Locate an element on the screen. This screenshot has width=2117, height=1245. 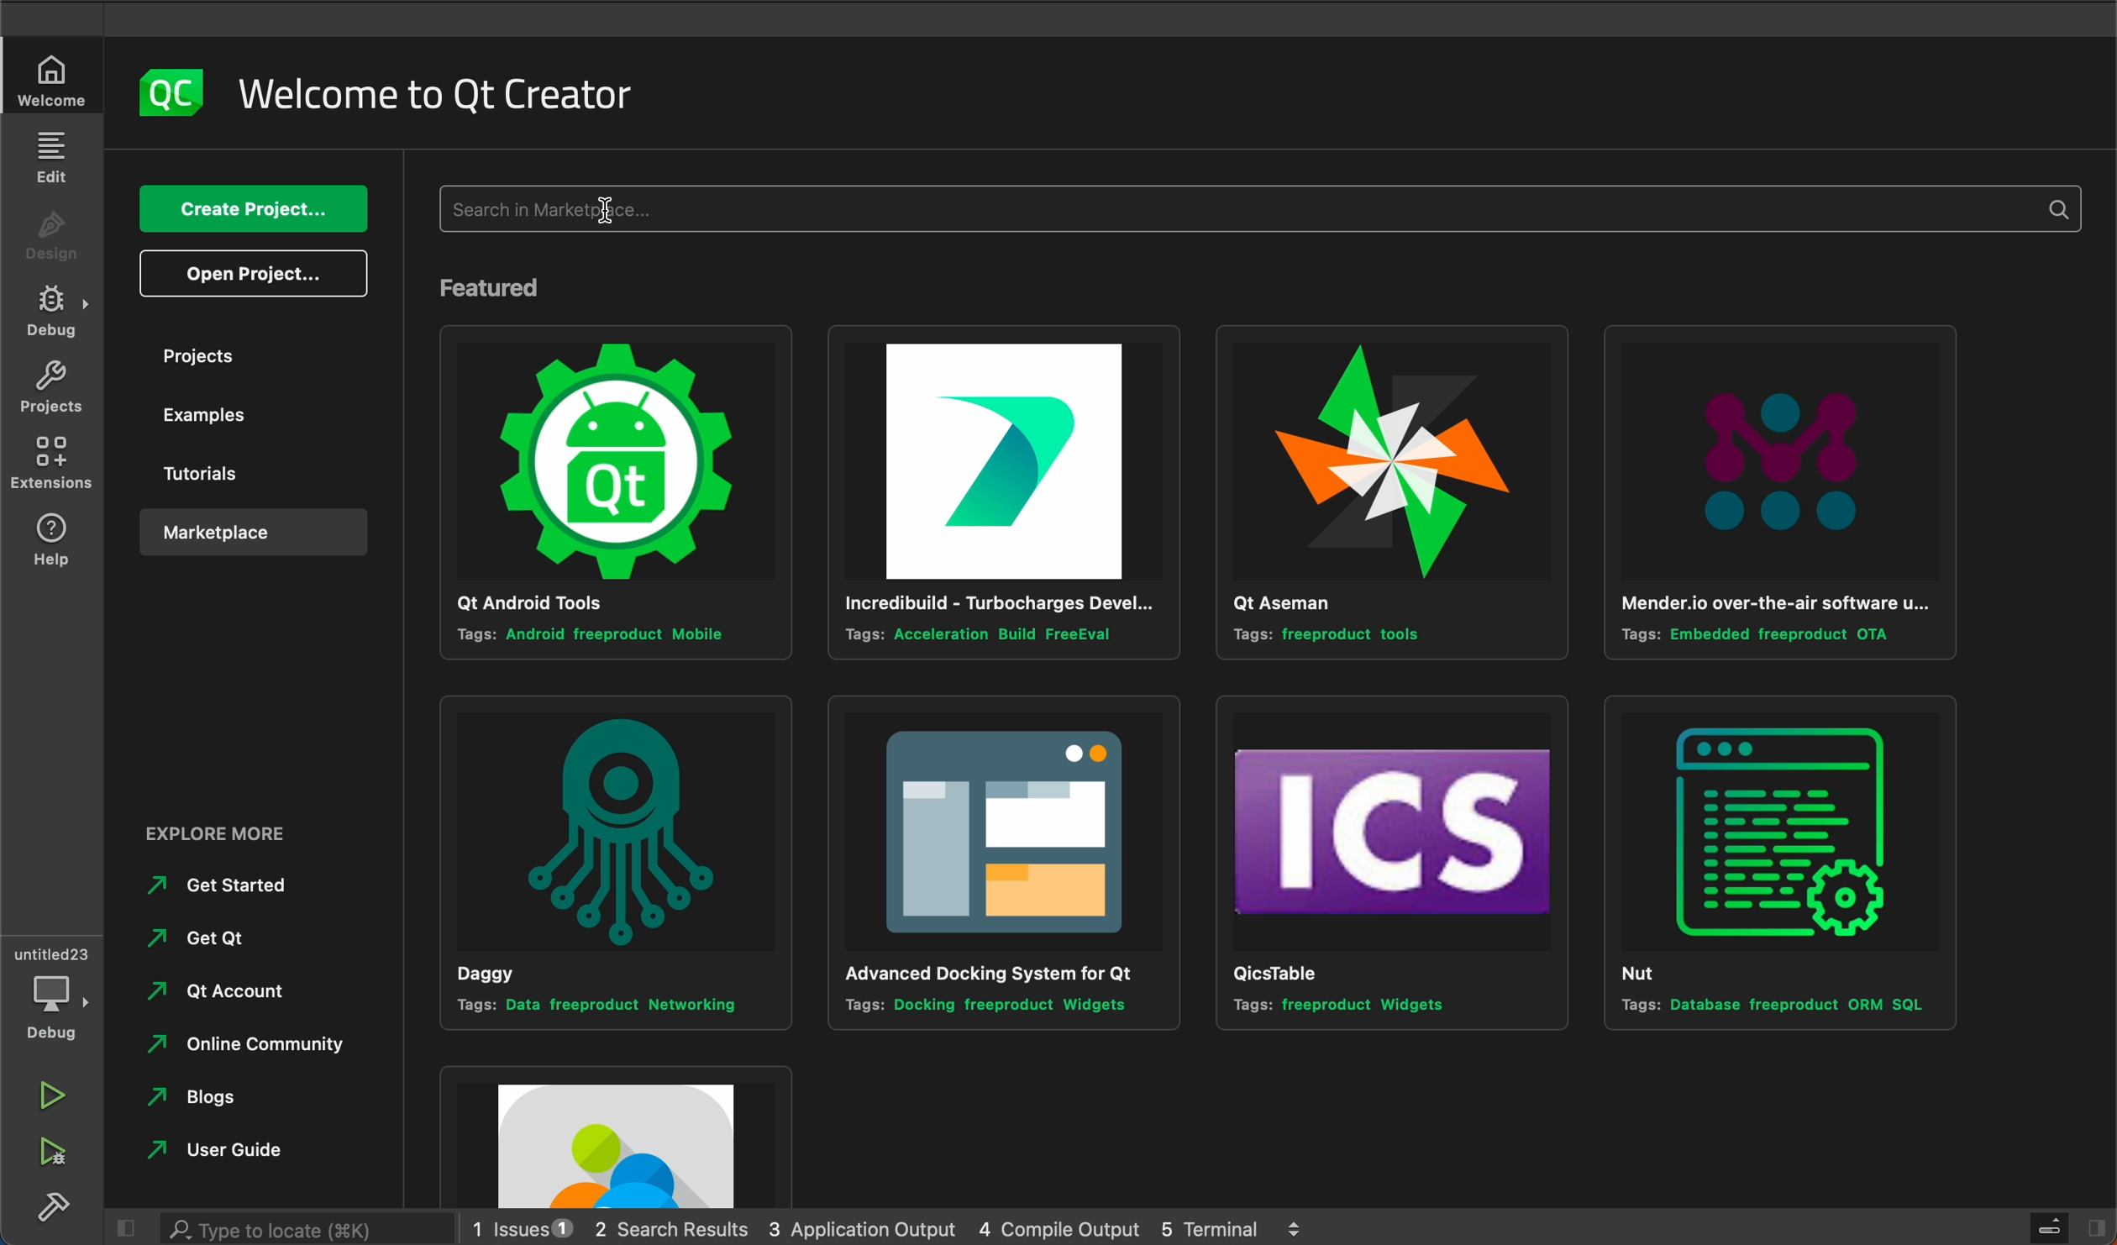
debug is located at coordinates (52, 313).